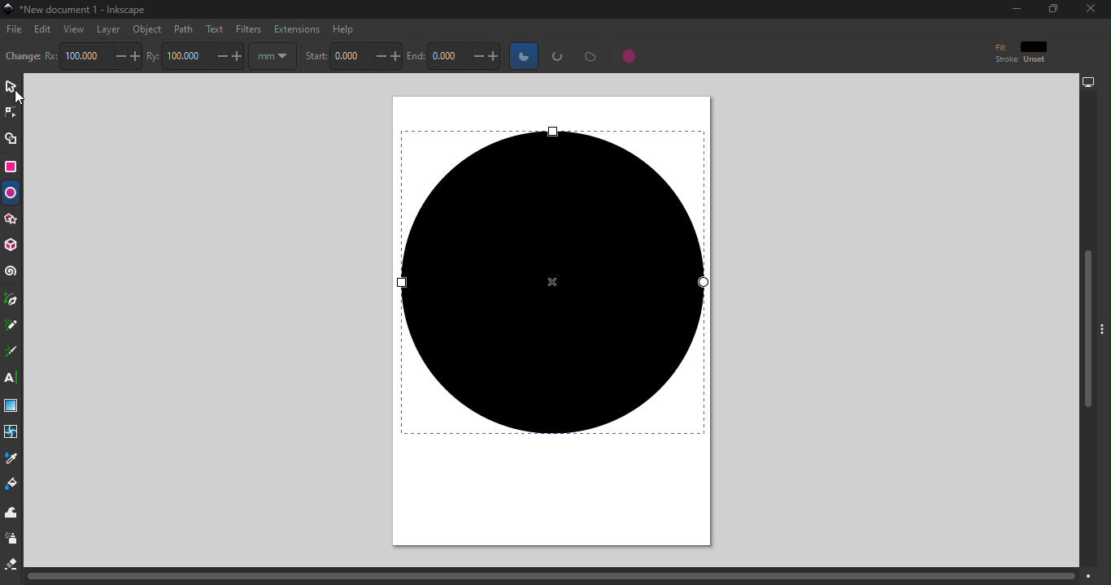  I want to click on Switch to chord (closed shape), so click(588, 58).